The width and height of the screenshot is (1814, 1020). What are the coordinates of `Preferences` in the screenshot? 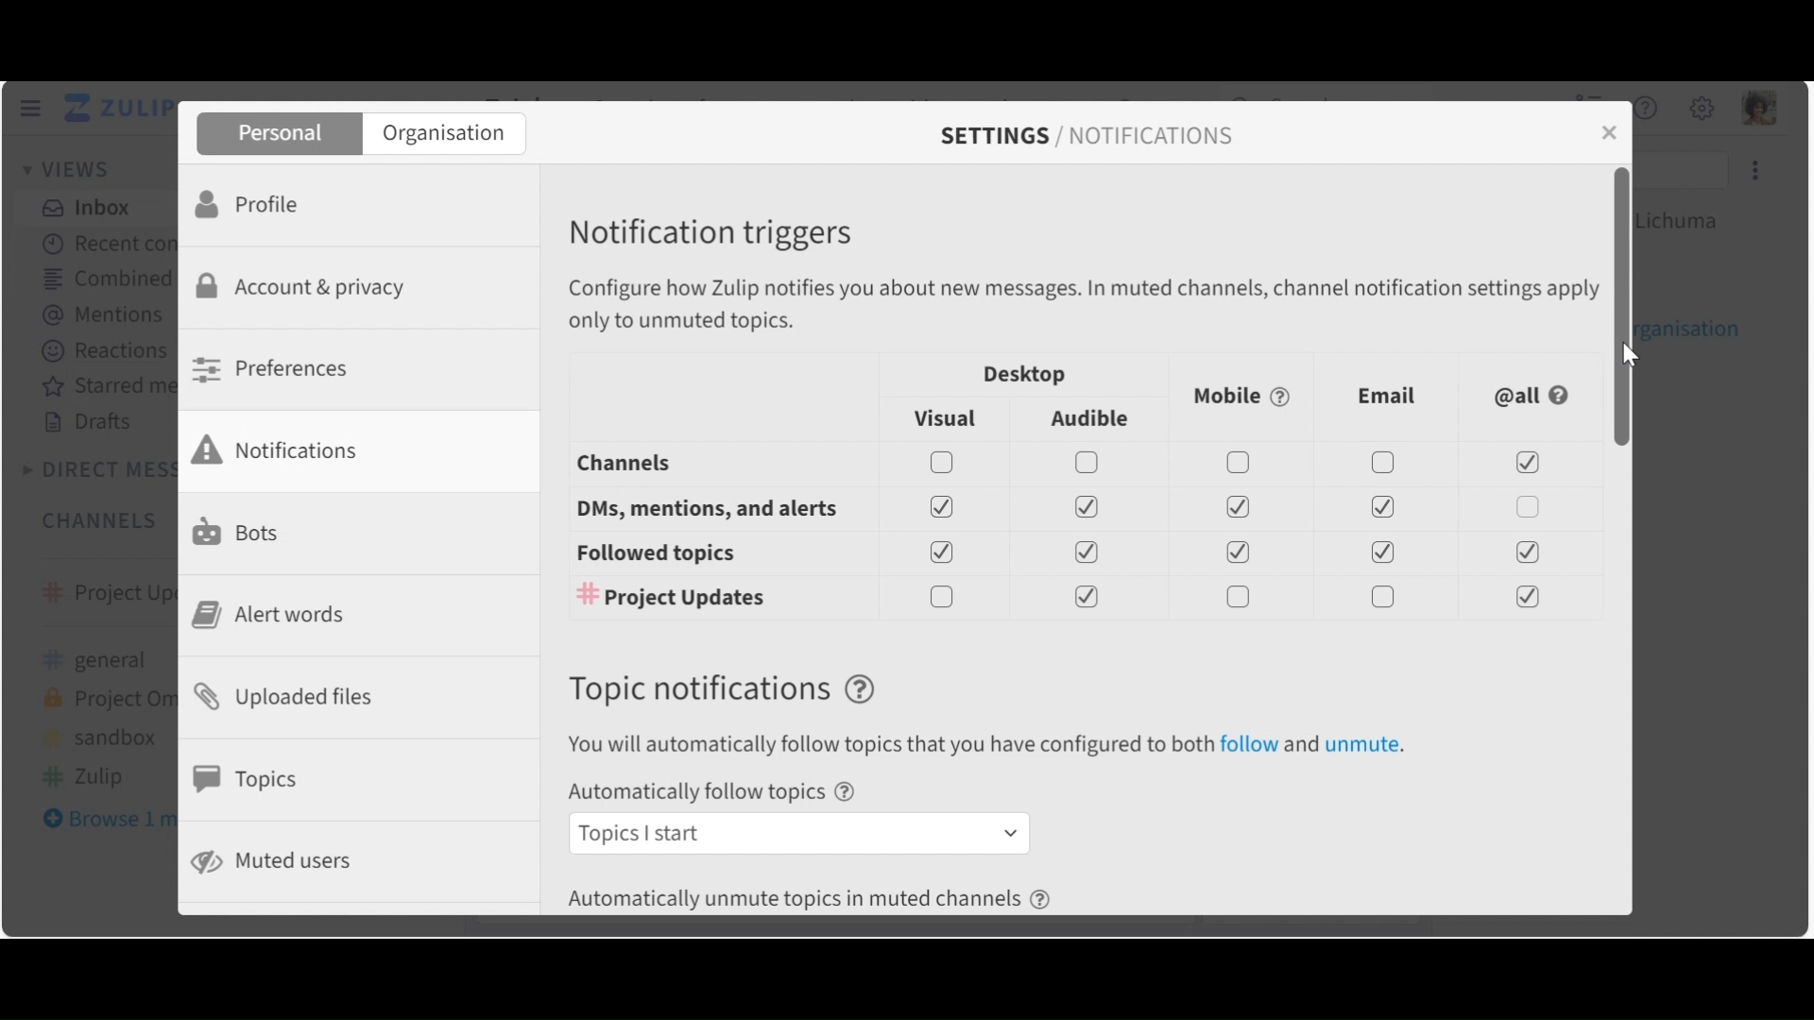 It's located at (276, 368).